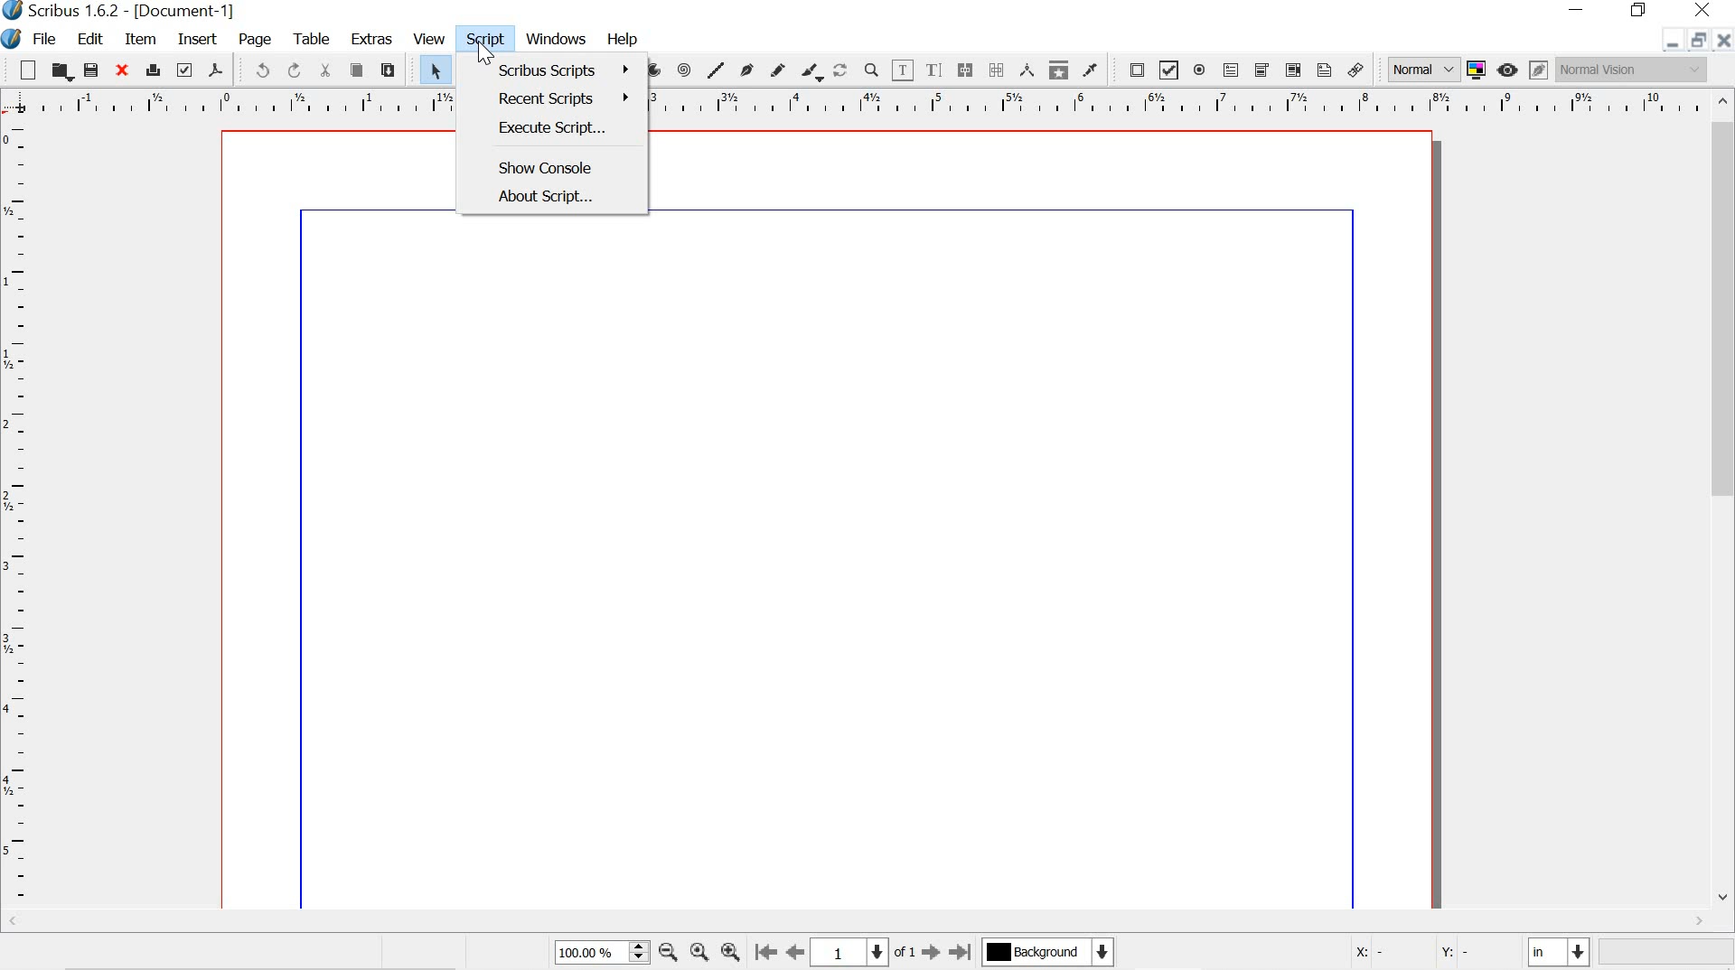  What do you see at coordinates (295, 70) in the screenshot?
I see `redo` at bounding box center [295, 70].